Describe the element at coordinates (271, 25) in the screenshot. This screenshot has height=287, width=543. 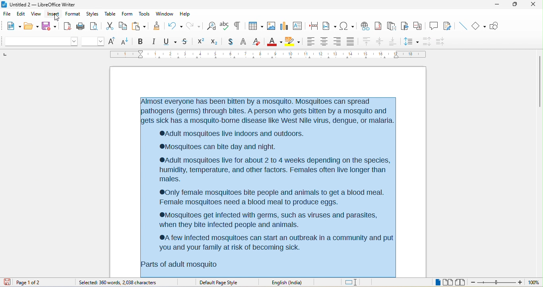
I see `image` at that location.